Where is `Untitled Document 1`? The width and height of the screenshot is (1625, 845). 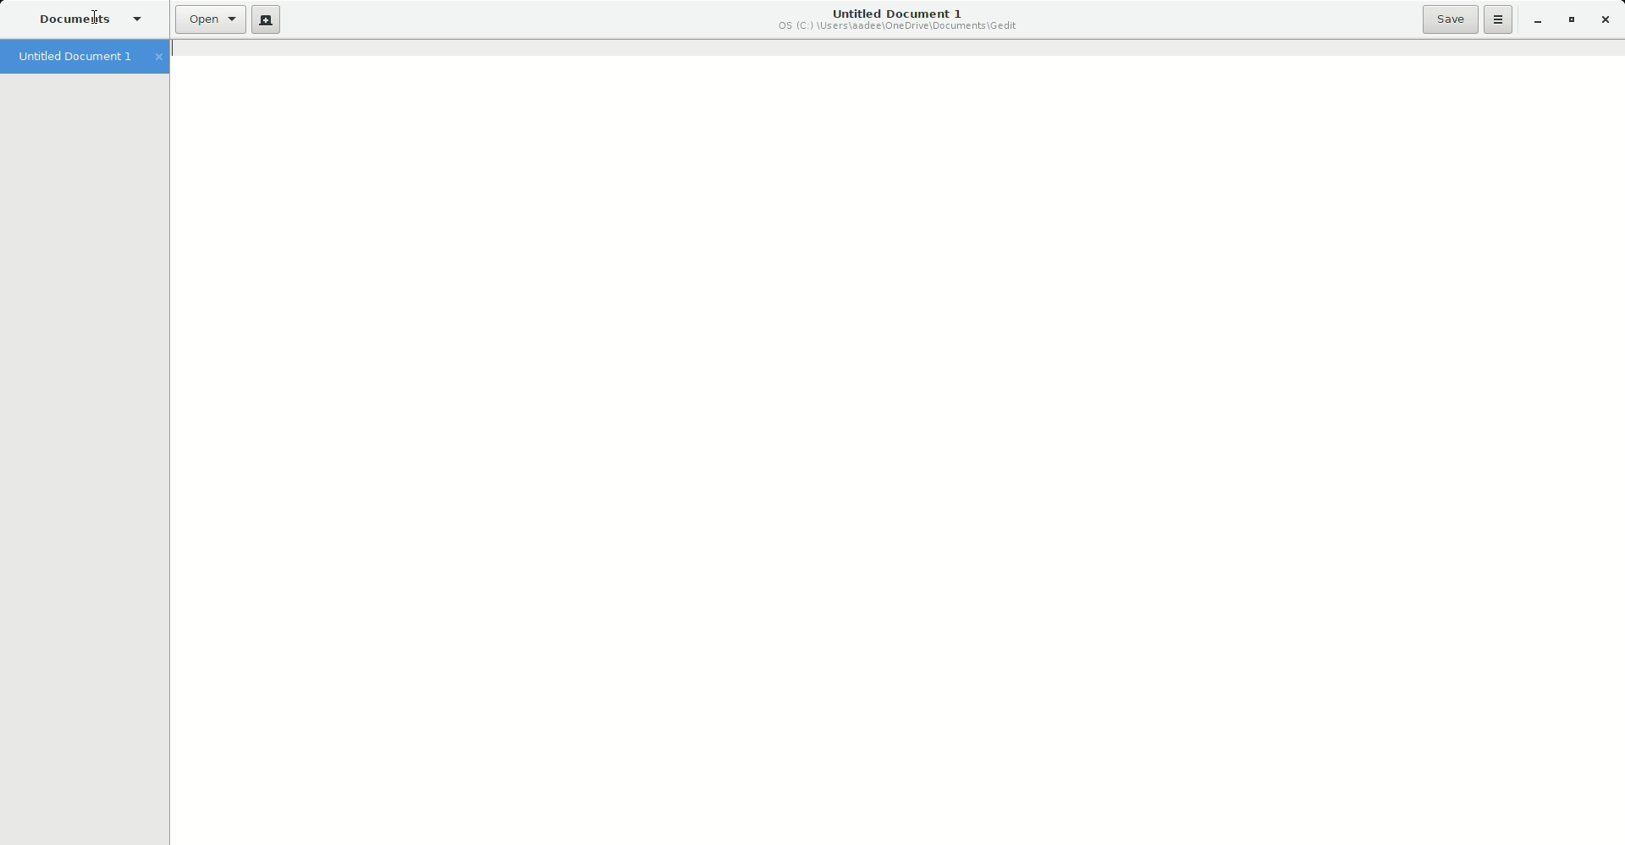
Untitled Document 1 is located at coordinates (89, 58).